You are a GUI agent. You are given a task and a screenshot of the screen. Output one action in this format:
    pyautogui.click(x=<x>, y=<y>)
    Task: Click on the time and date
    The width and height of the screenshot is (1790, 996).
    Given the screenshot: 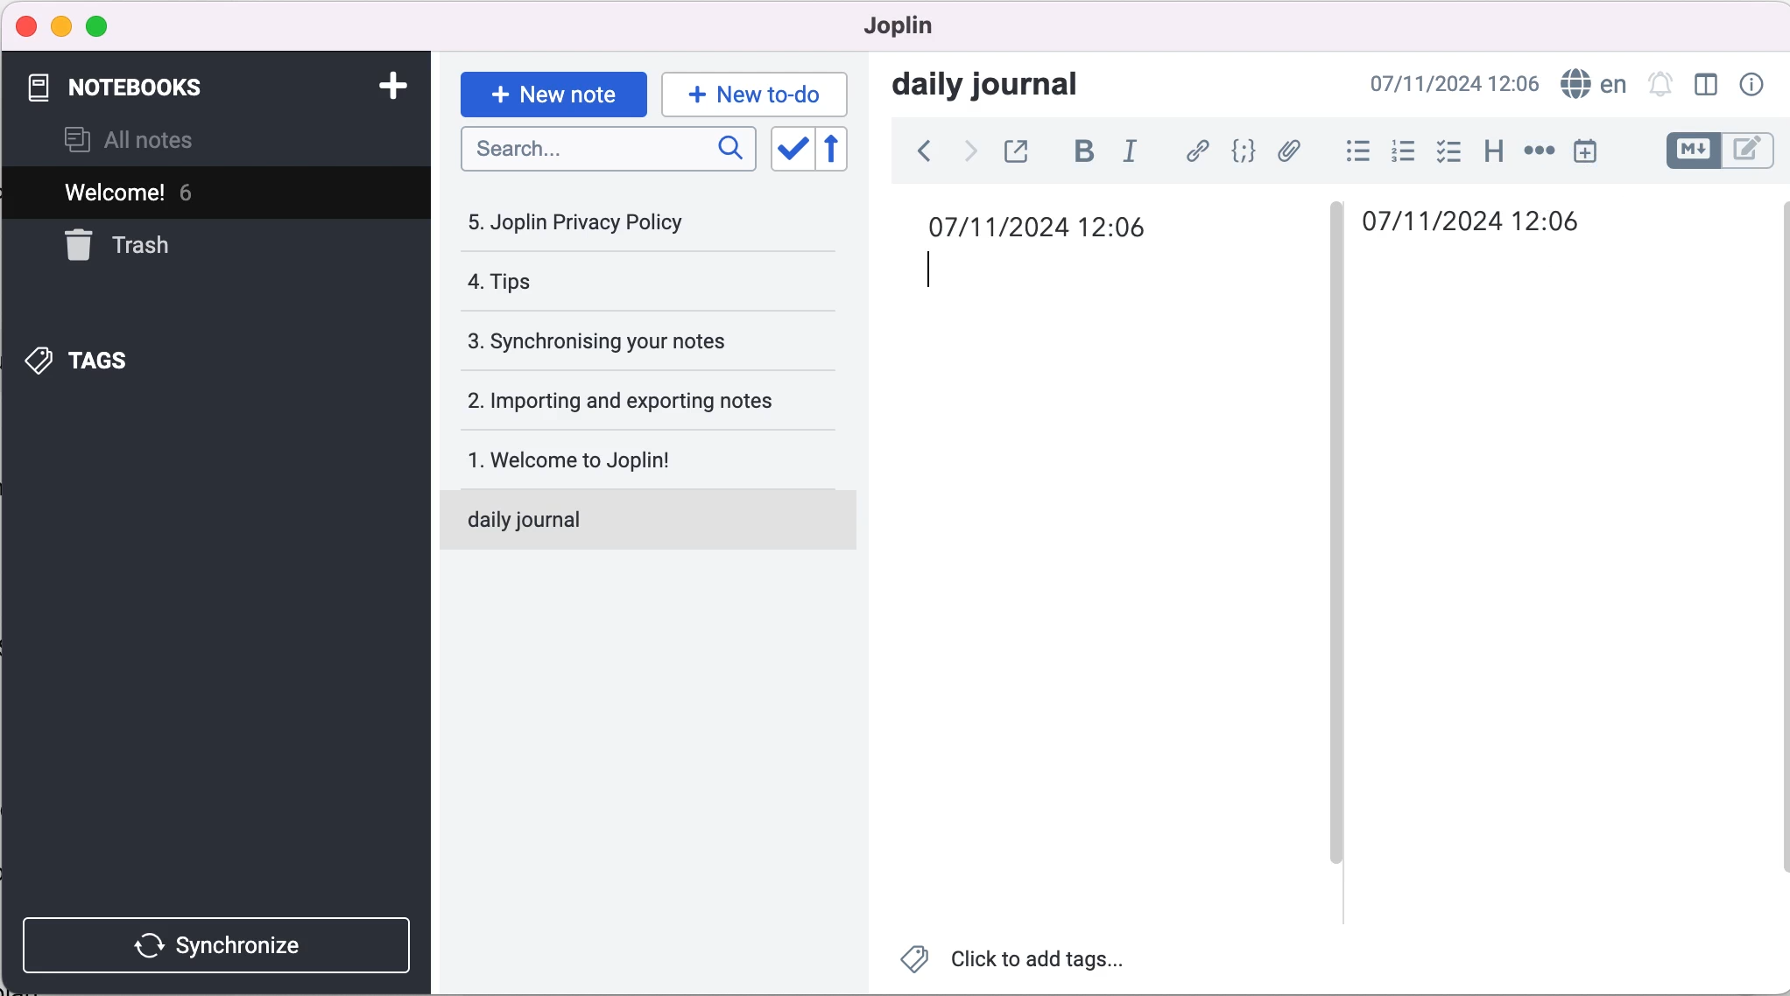 What is the action you would take?
    pyautogui.click(x=1051, y=228)
    